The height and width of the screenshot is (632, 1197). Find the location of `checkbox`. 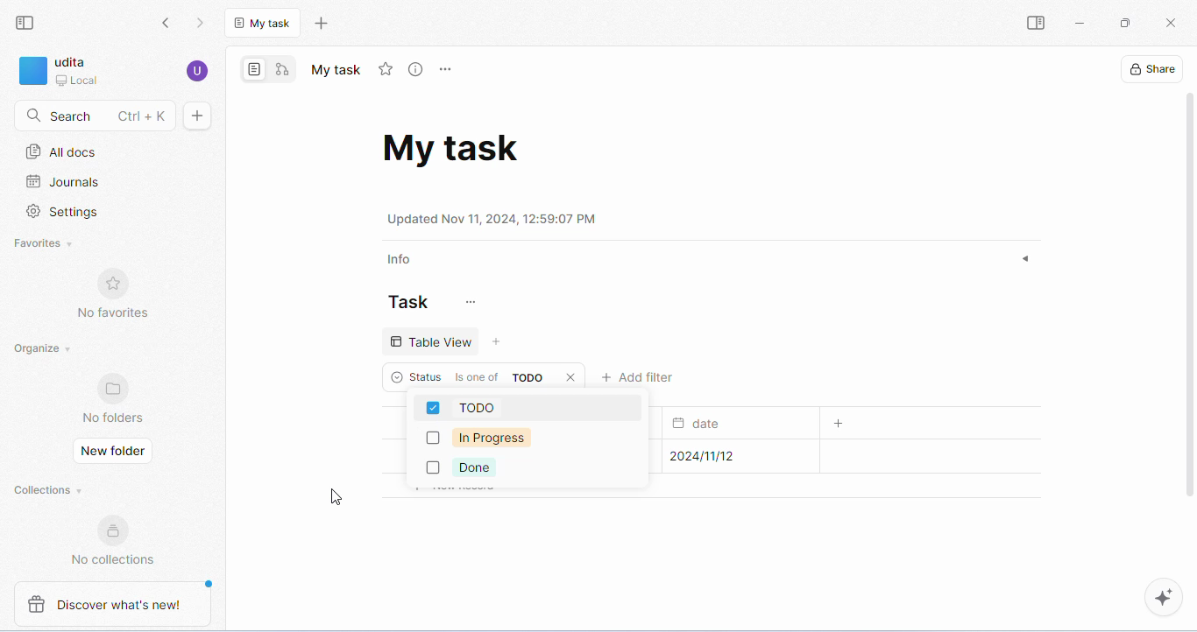

checkbox is located at coordinates (432, 468).